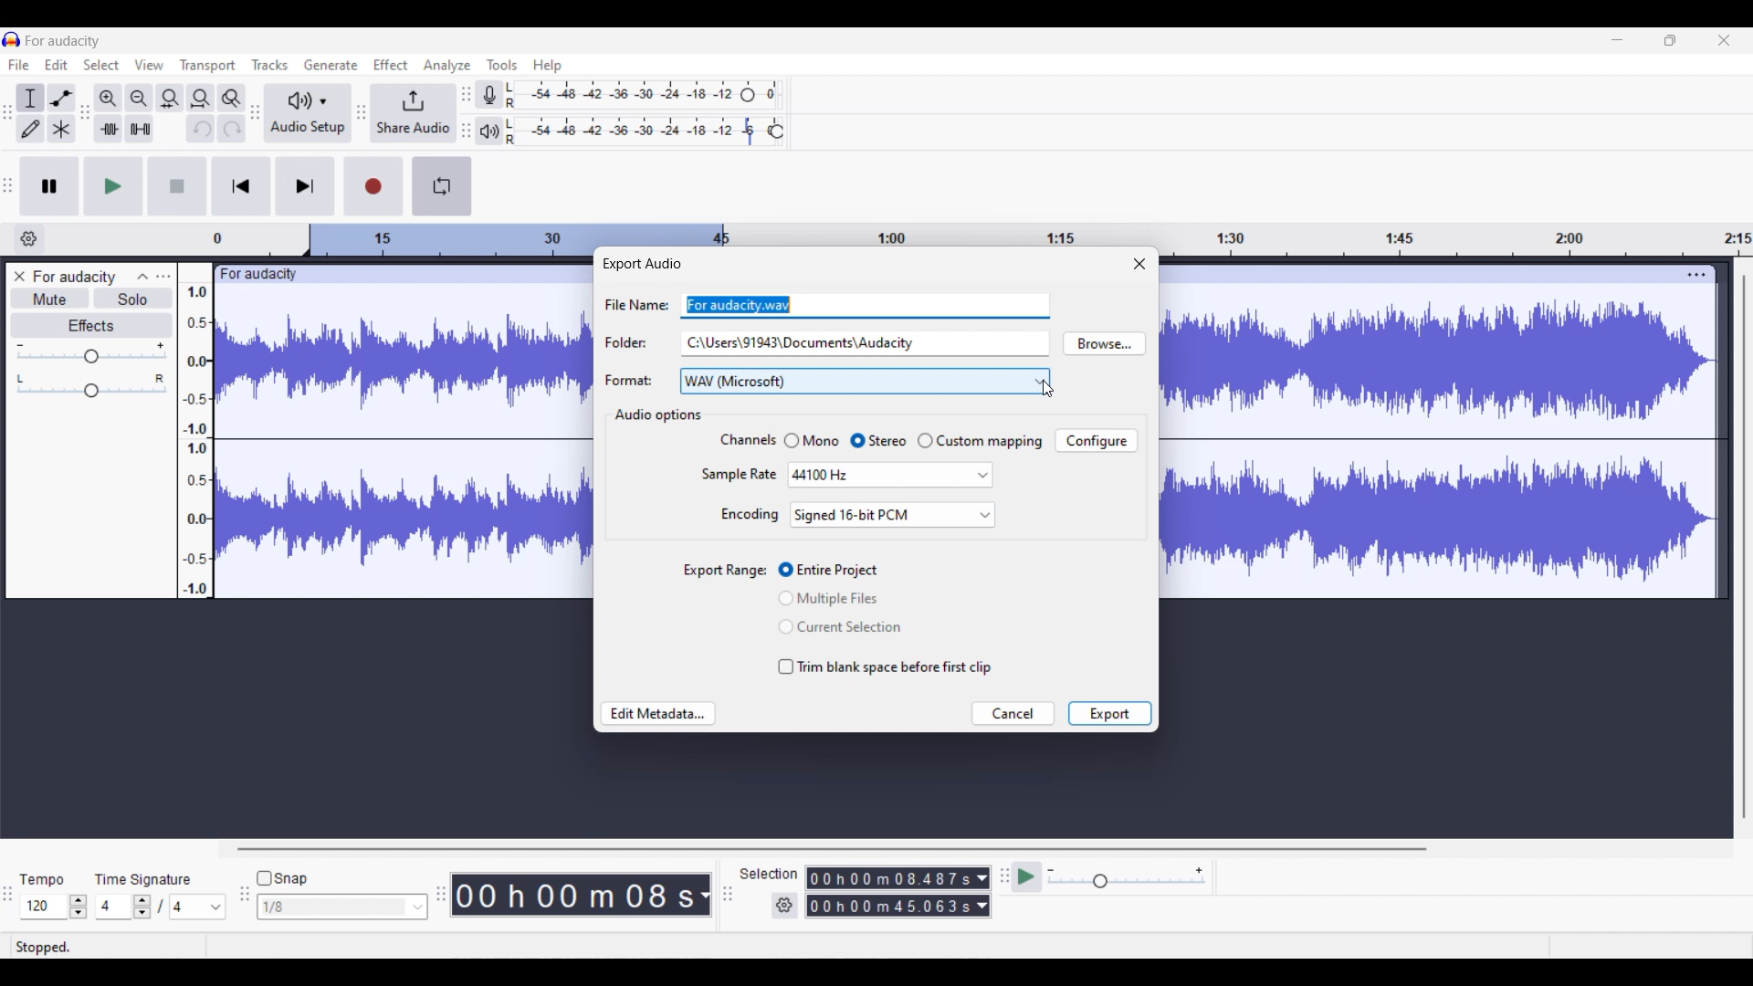 The image size is (1753, 986). Describe the element at coordinates (811, 440) in the screenshot. I see `Toggle for Mono` at that location.